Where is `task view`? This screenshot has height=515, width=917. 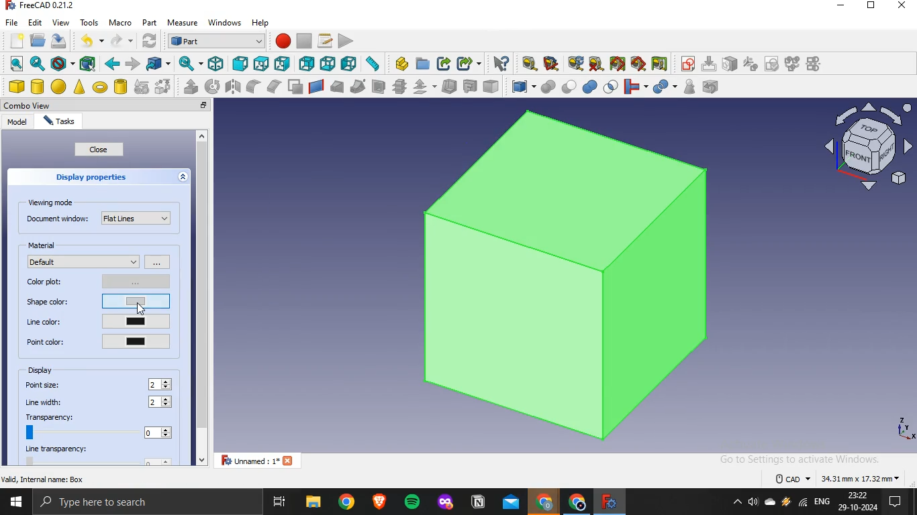
task view is located at coordinates (281, 502).